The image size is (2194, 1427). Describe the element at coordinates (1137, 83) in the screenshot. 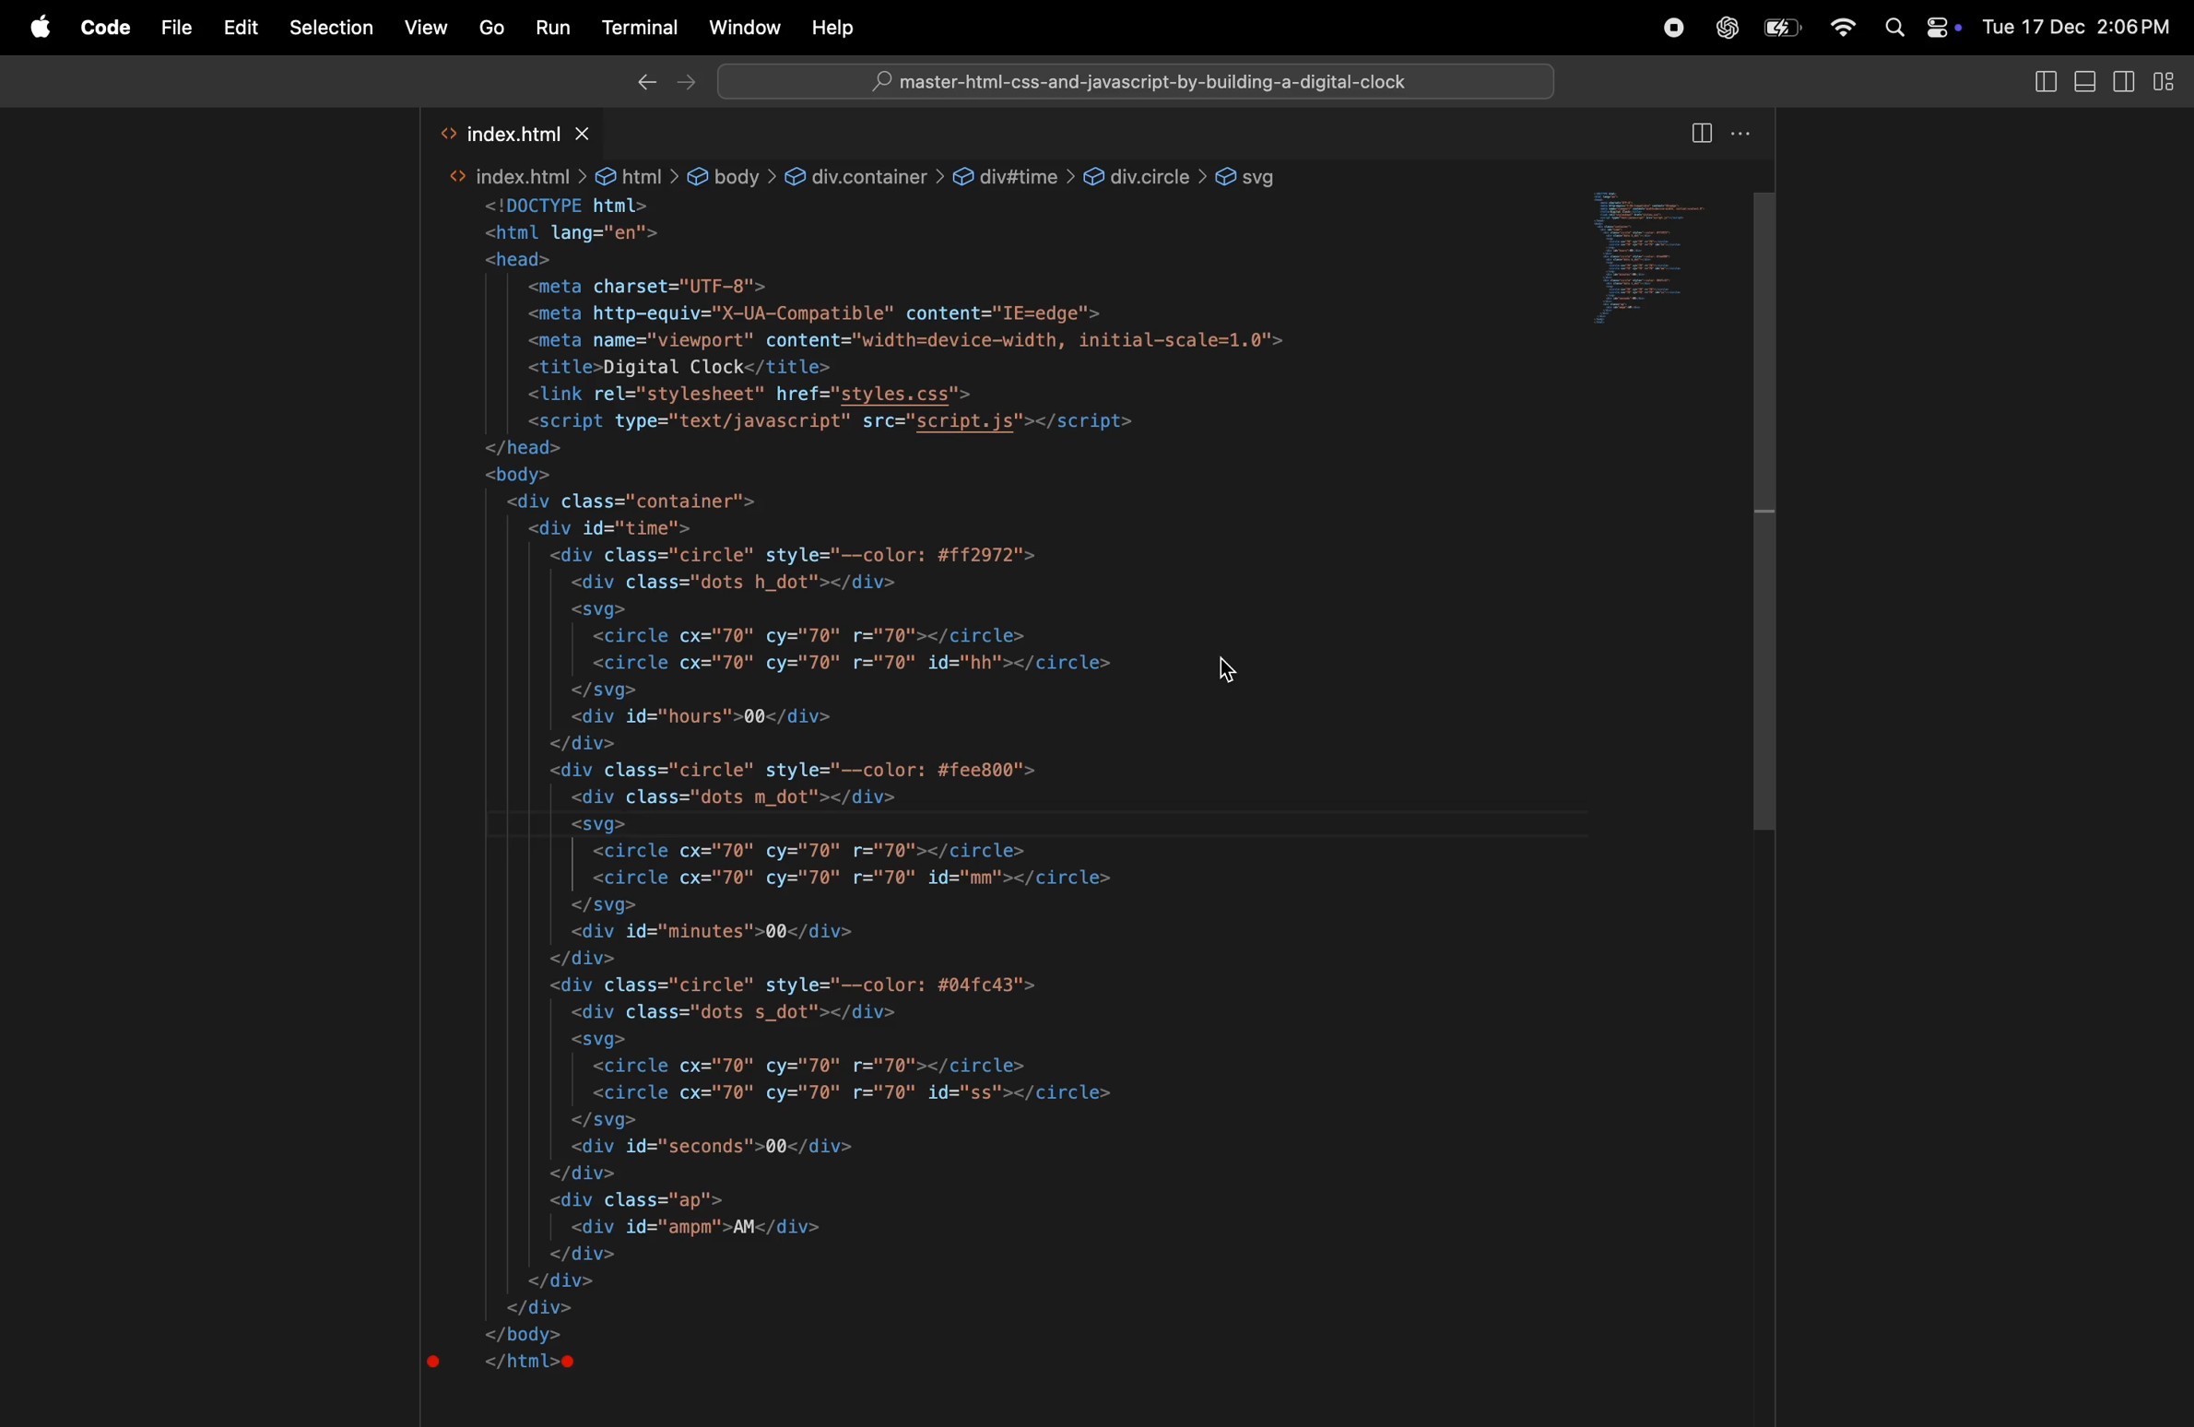

I see `' master-html-css-and-javascript-by-building-a-digital-clock` at that location.